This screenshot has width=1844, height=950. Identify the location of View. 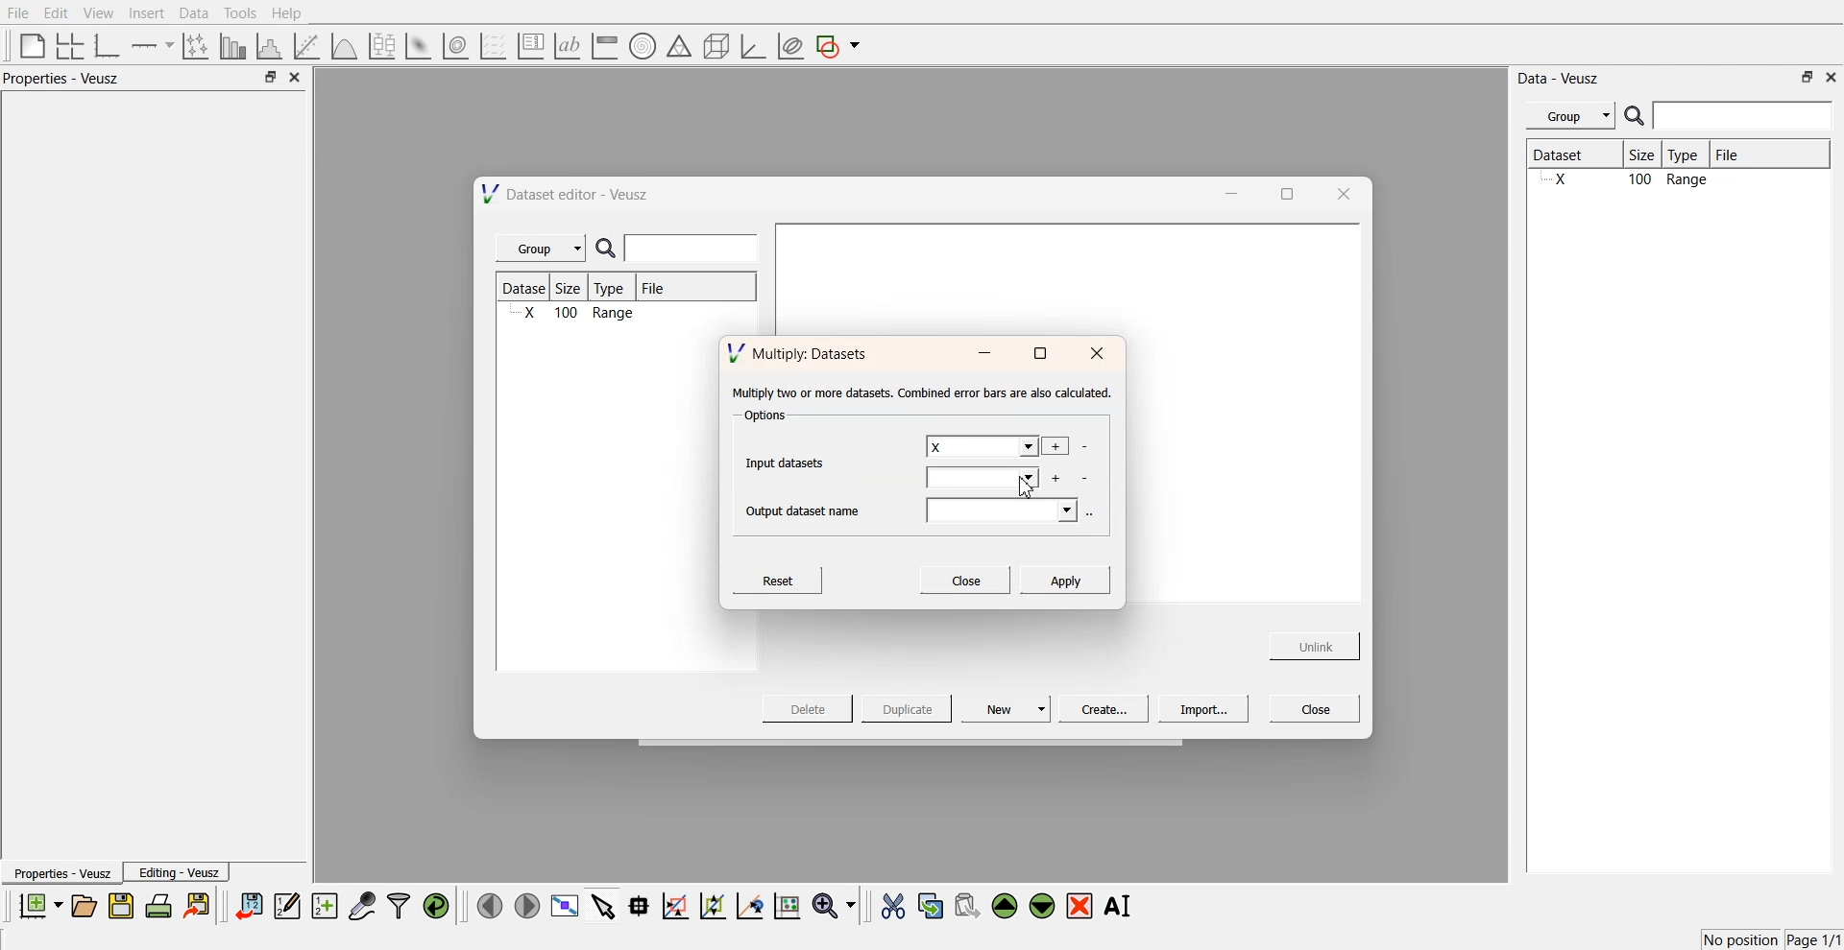
(97, 13).